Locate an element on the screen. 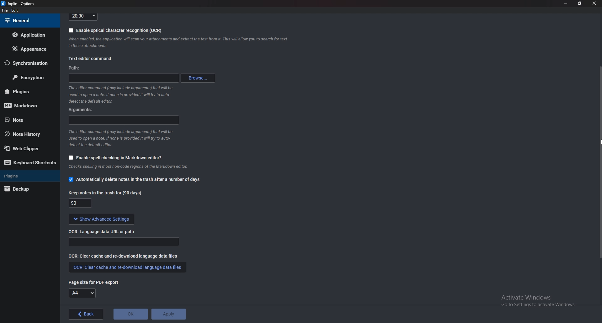  Apply is located at coordinates (168, 314).